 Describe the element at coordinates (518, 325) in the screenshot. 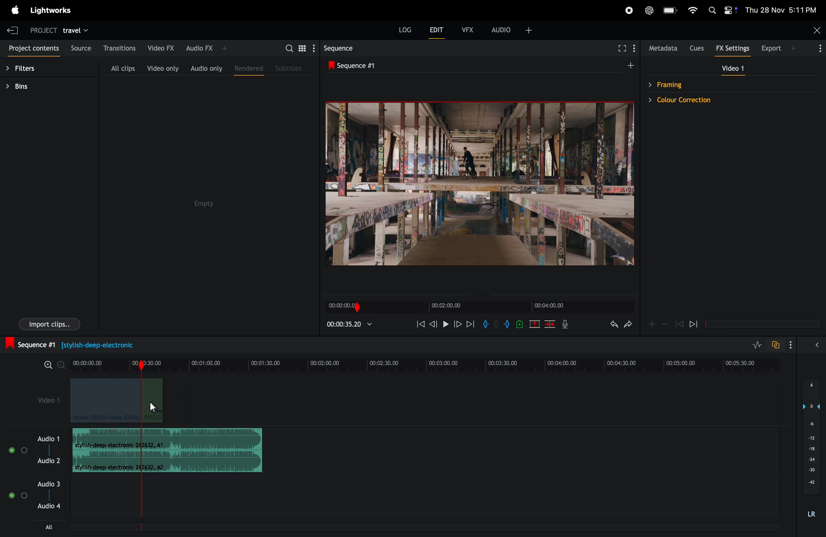

I see `add cue` at that location.